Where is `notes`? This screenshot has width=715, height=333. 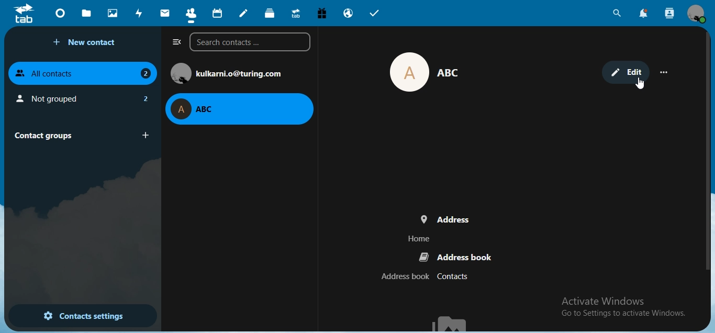 notes is located at coordinates (244, 13).